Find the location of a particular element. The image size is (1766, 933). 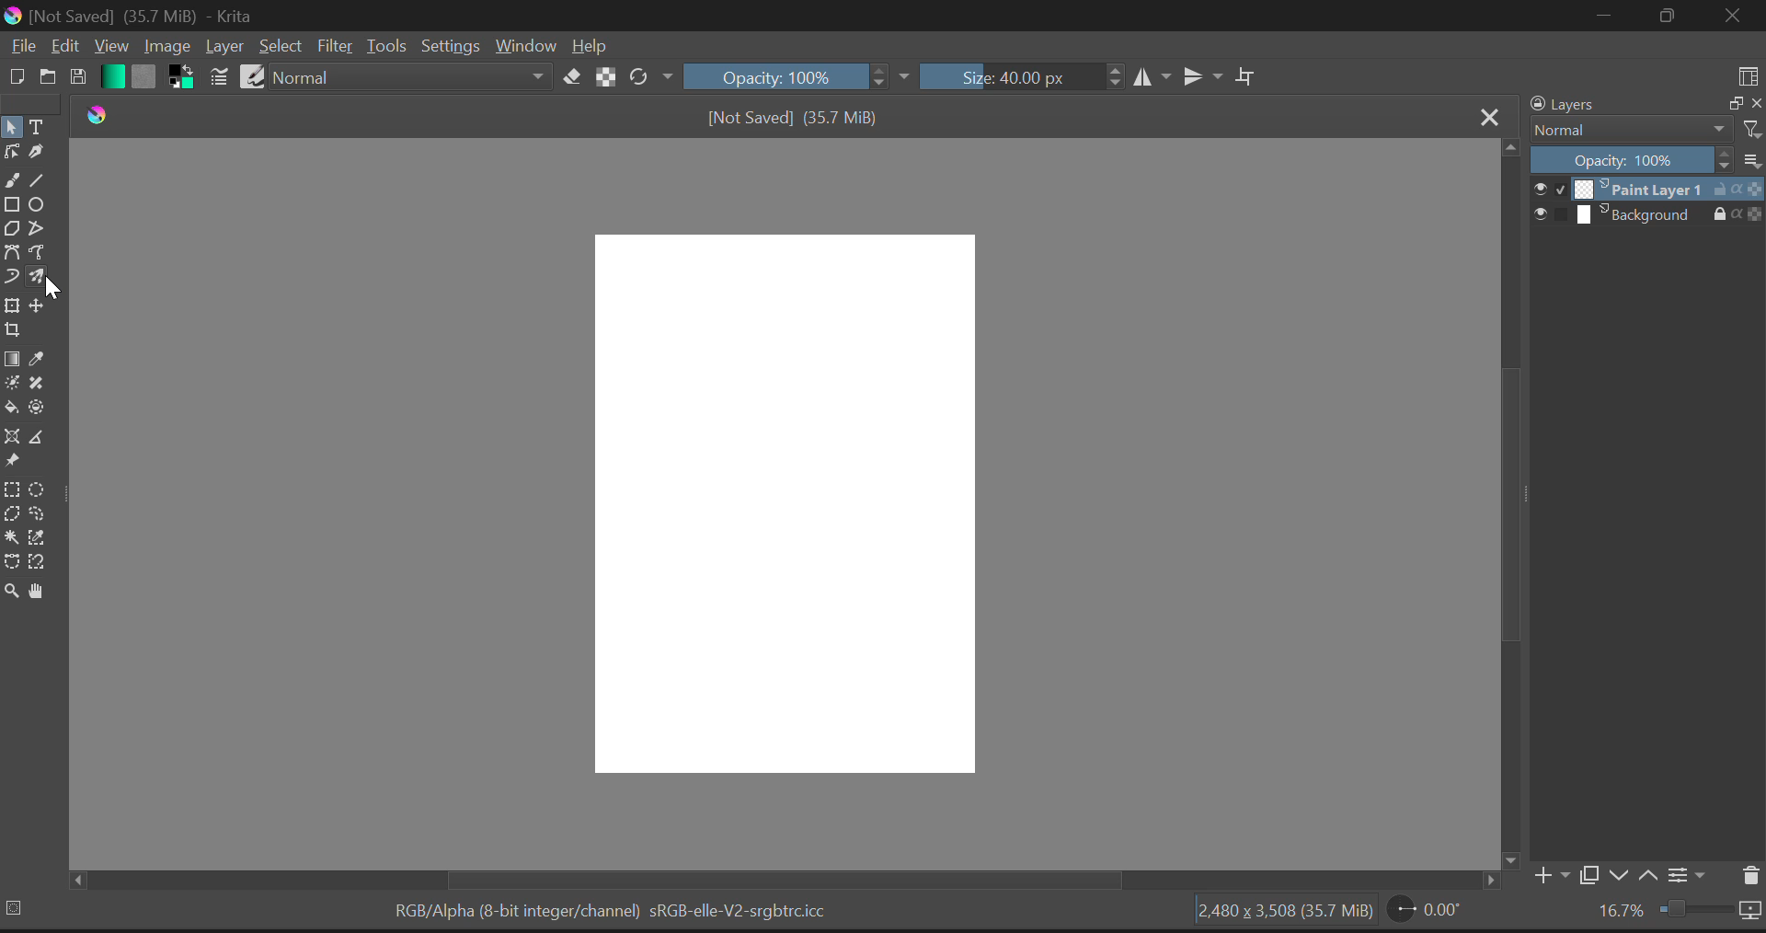

Opacity 100% is located at coordinates (1629, 161).